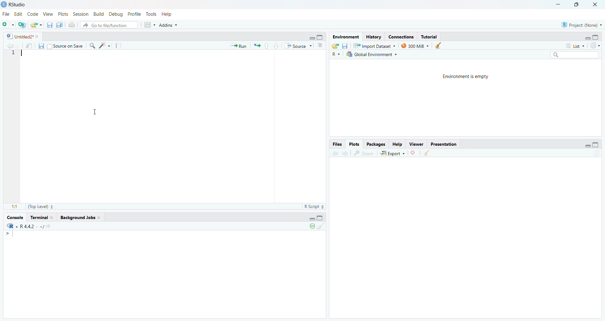 This screenshot has width=605, height=321. I want to click on R, so click(335, 54).